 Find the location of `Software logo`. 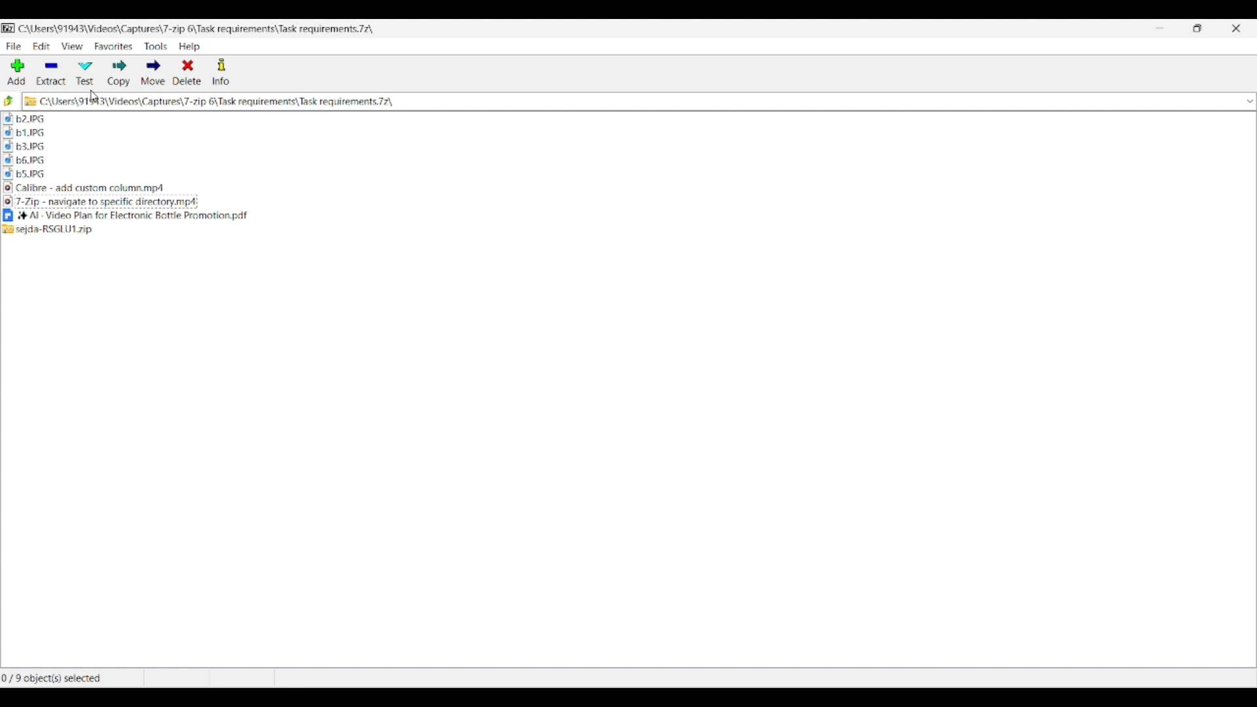

Software logo is located at coordinates (9, 28).